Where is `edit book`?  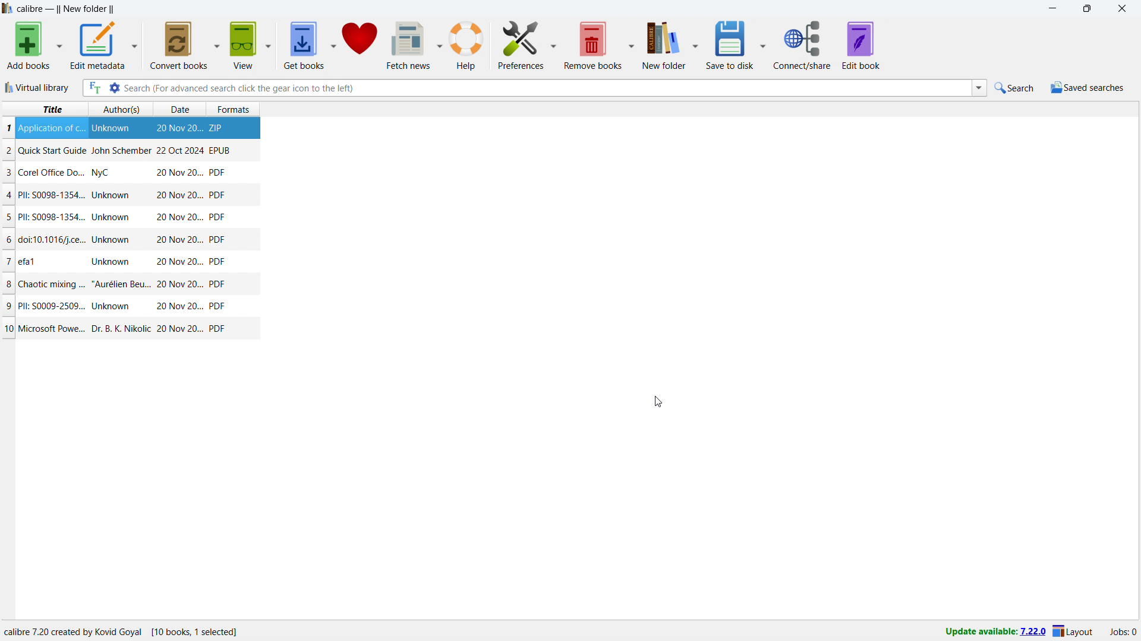 edit book is located at coordinates (874, 45).